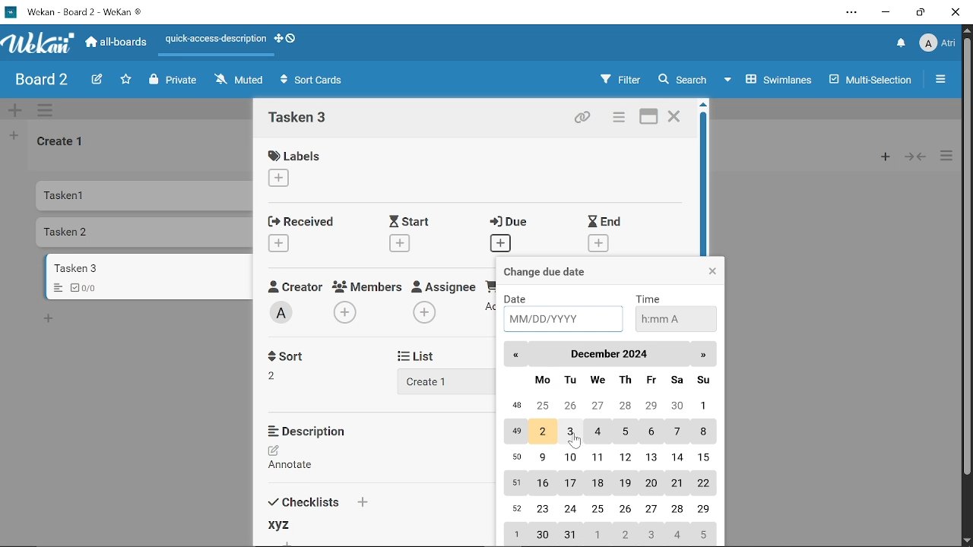 This screenshot has height=547, width=973. What do you see at coordinates (712, 272) in the screenshot?
I see `Close` at bounding box center [712, 272].